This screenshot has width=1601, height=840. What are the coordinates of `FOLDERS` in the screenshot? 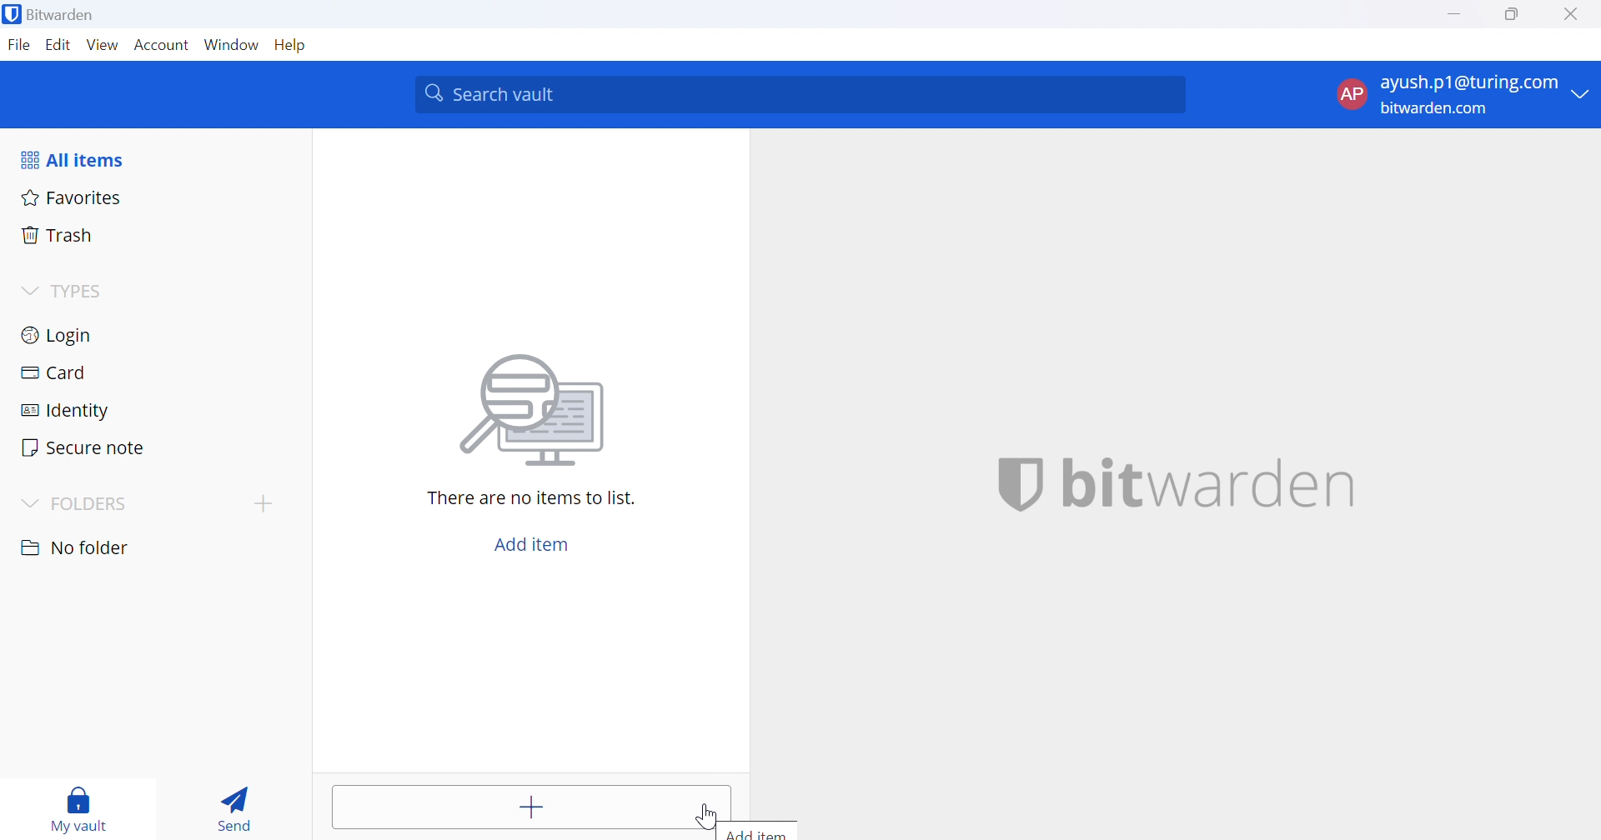 It's located at (98, 504).